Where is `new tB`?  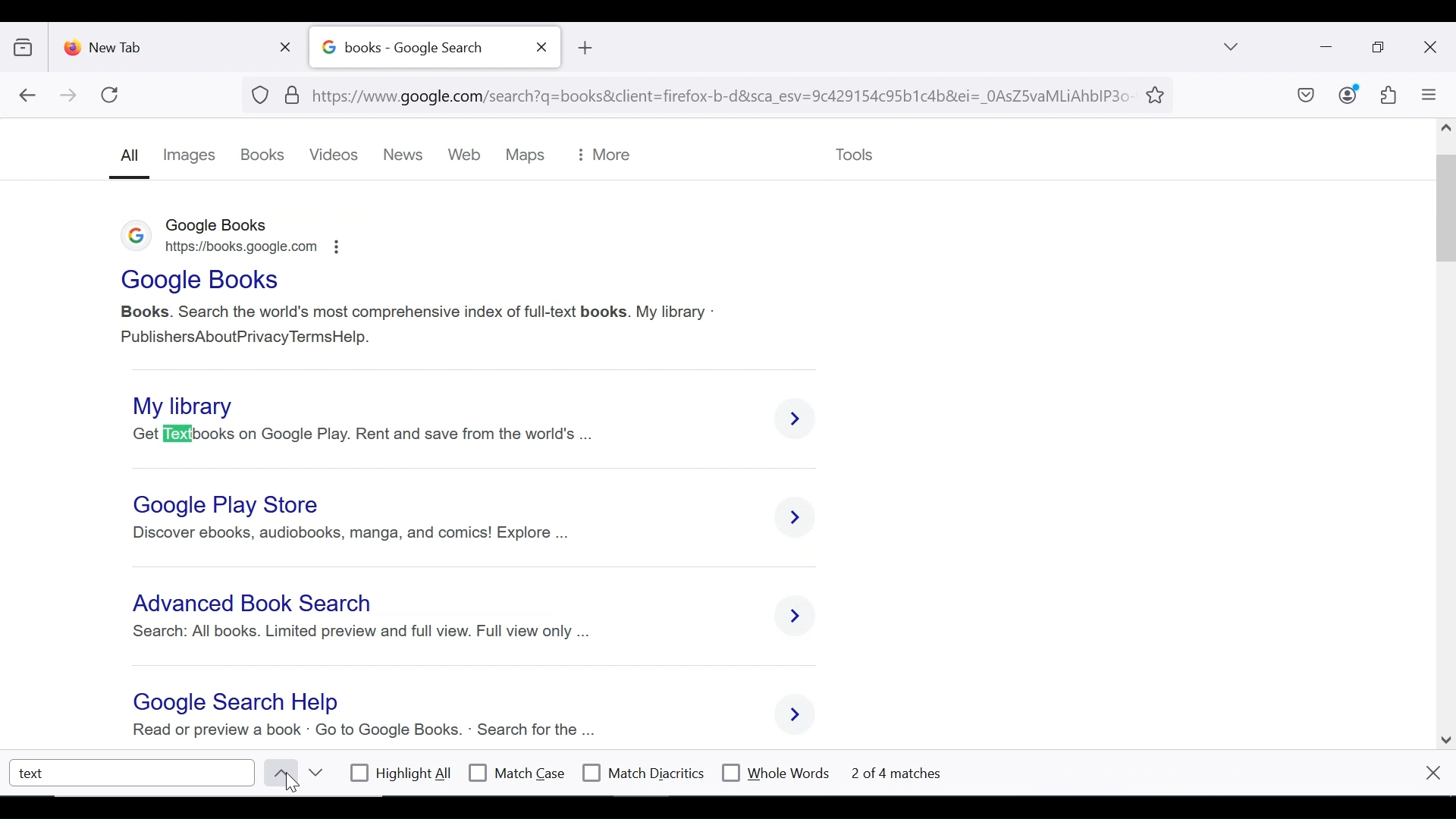 new tB is located at coordinates (584, 48).